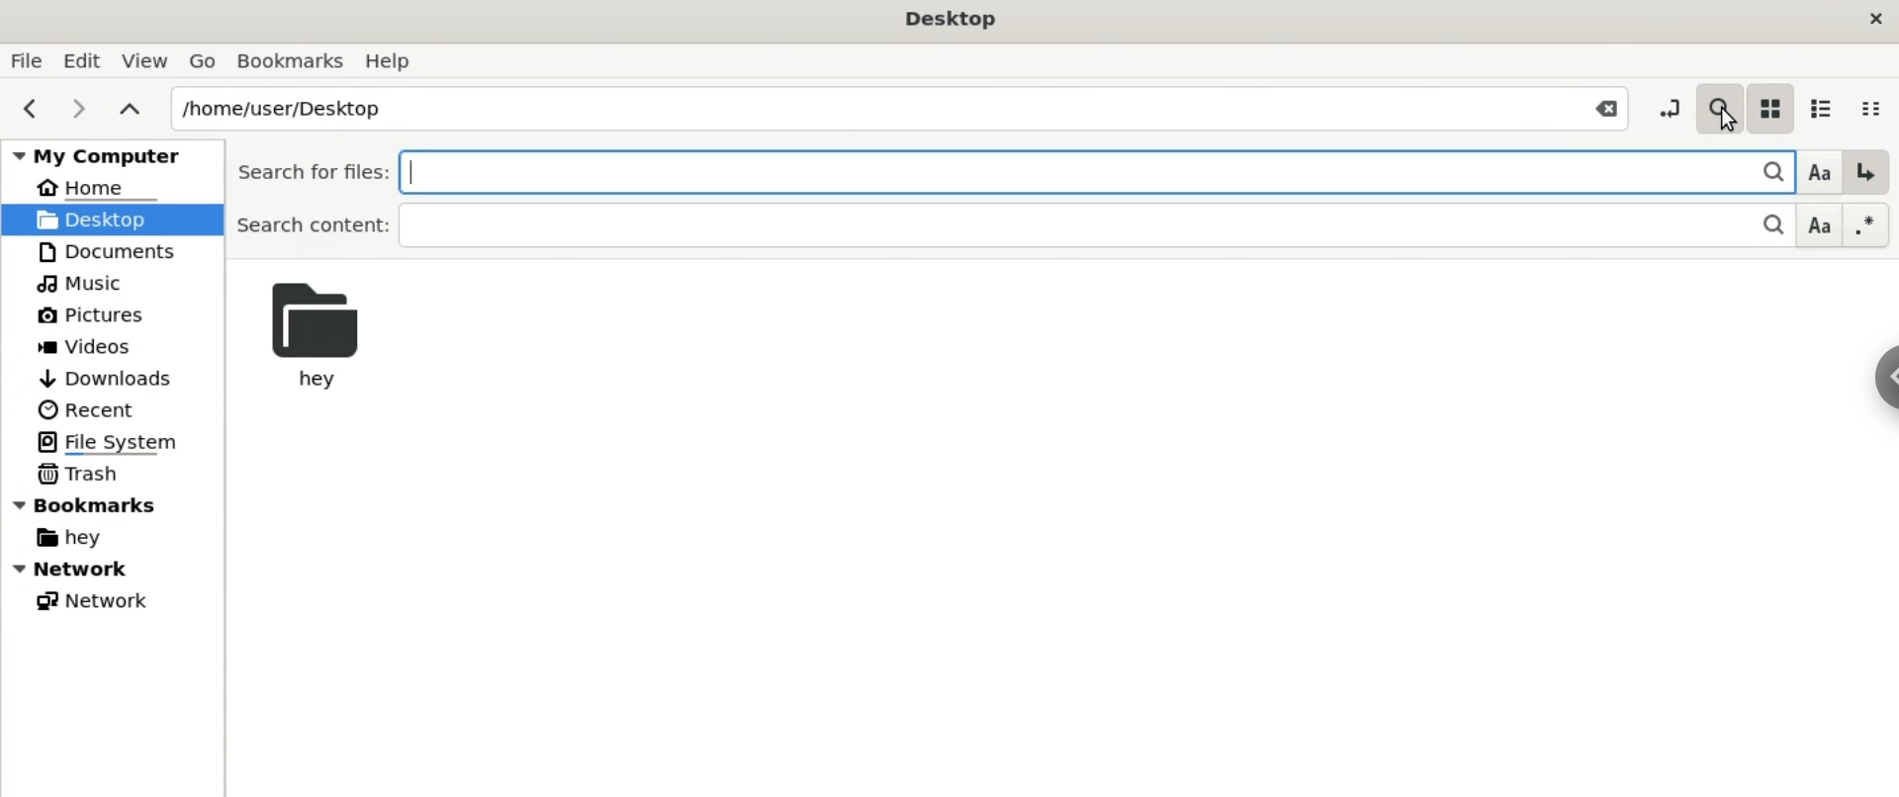 Image resolution: width=1899 pixels, height=797 pixels. What do you see at coordinates (129, 107) in the screenshot?
I see `parent folders` at bounding box center [129, 107].